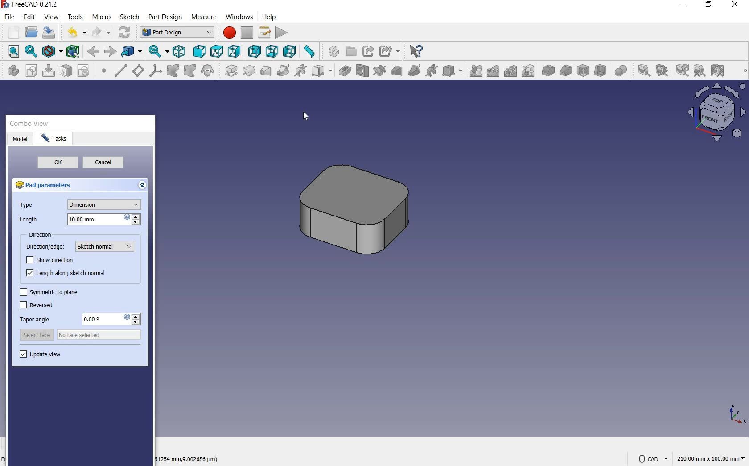 The image size is (749, 466). Describe the element at coordinates (49, 186) in the screenshot. I see `pad parameters` at that location.